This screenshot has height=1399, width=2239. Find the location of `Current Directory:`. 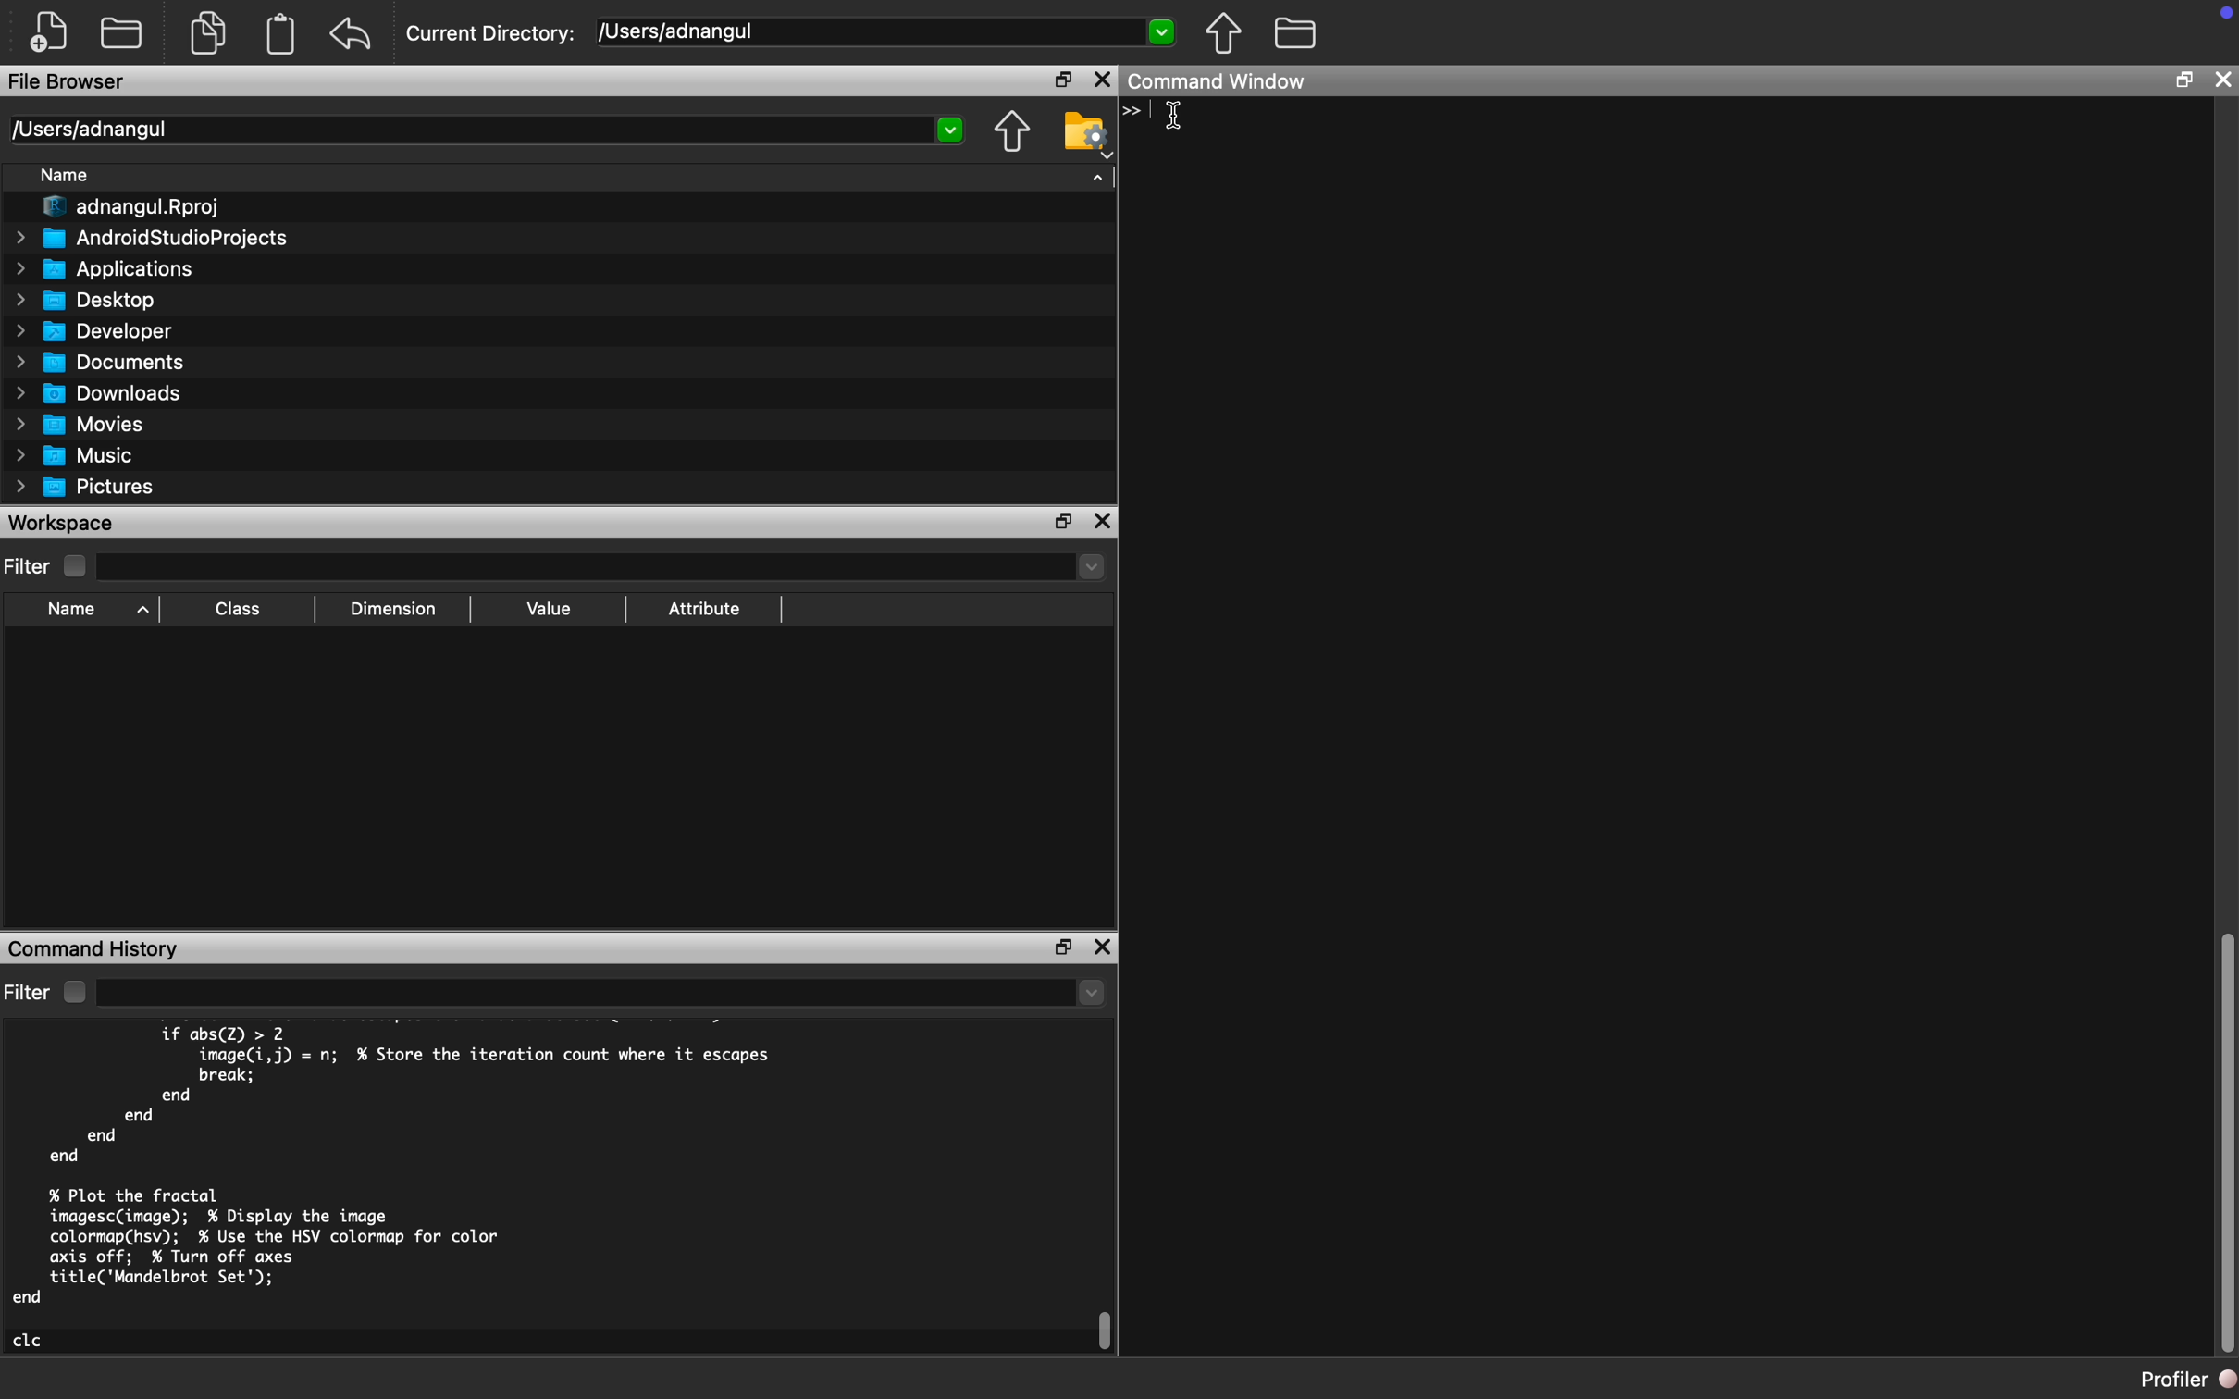

Current Directory: is located at coordinates (494, 32).